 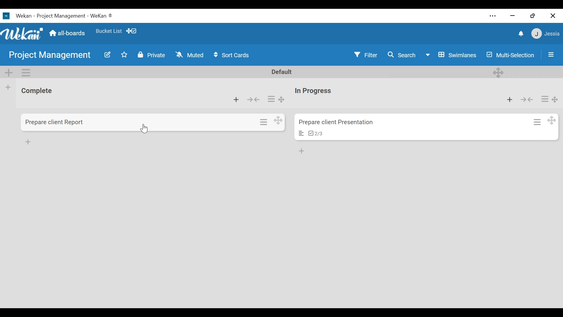 I want to click on Desktop drag handle, so click(x=555, y=100).